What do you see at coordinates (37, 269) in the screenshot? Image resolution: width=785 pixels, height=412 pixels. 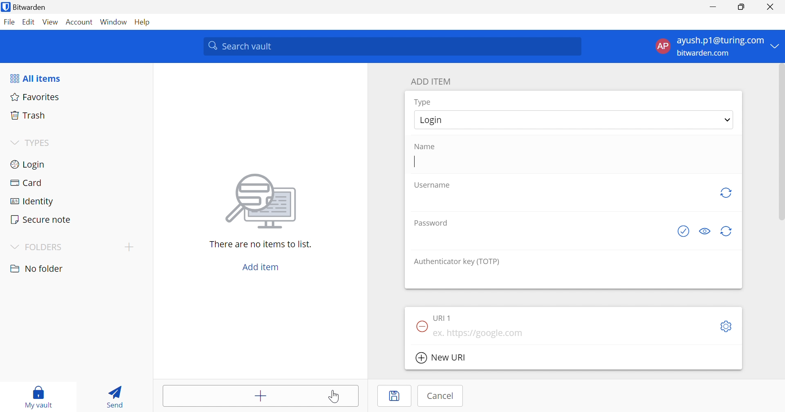 I see `No folder` at bounding box center [37, 269].